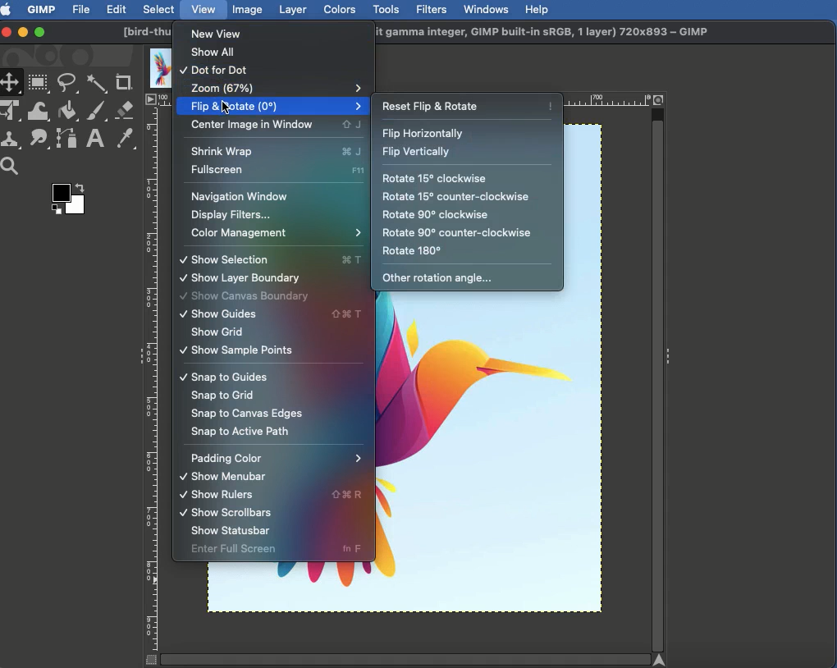 The height and width of the screenshot is (668, 837). Describe the element at coordinates (437, 279) in the screenshot. I see `Other rotation angle ` at that location.